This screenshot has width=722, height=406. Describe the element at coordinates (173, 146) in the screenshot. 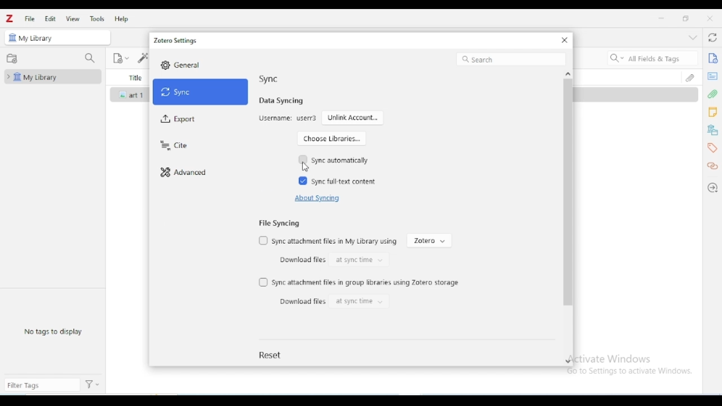

I see `cite` at that location.